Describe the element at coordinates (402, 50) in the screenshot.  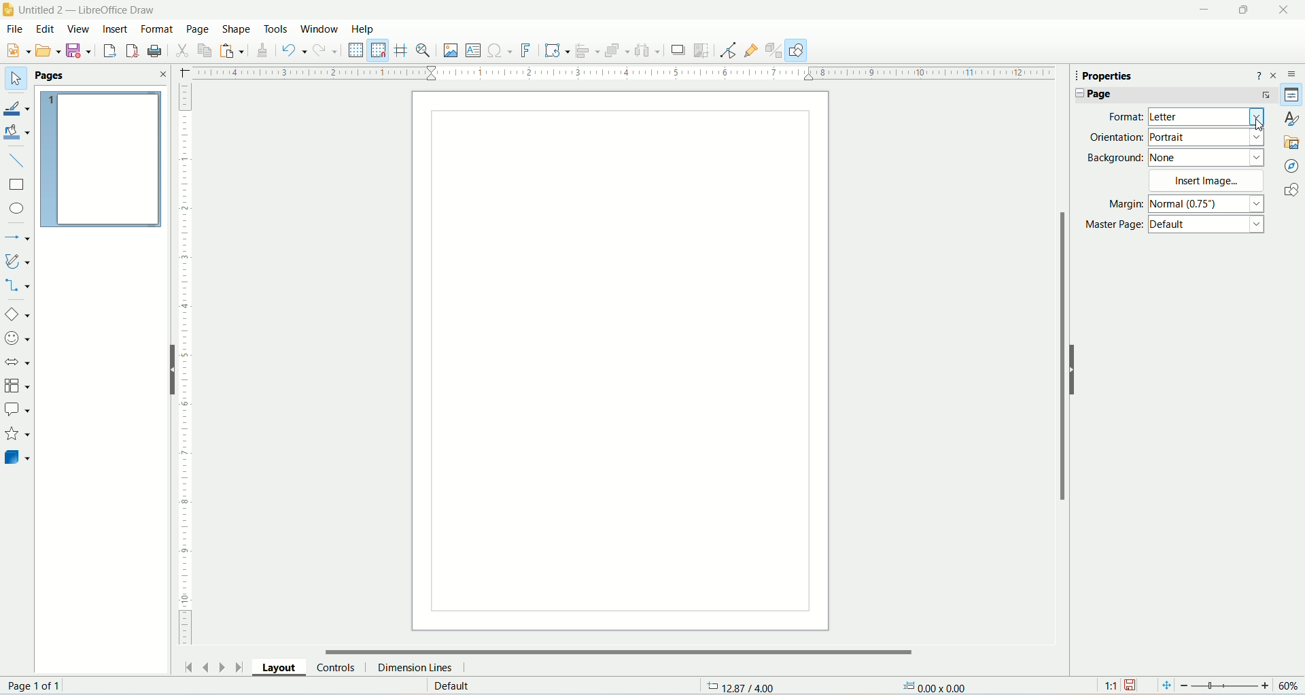
I see `helplines while moving` at that location.